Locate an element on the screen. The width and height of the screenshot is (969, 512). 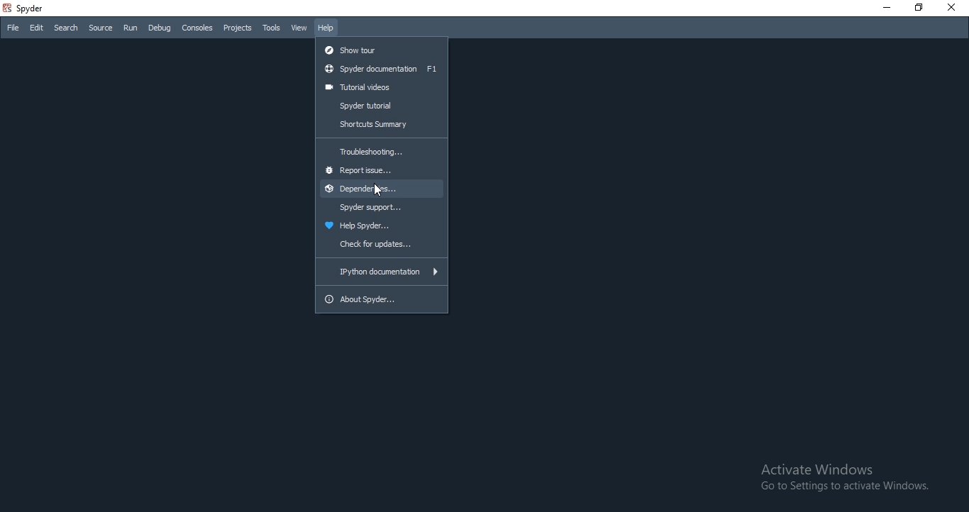
cursor is located at coordinates (380, 190).